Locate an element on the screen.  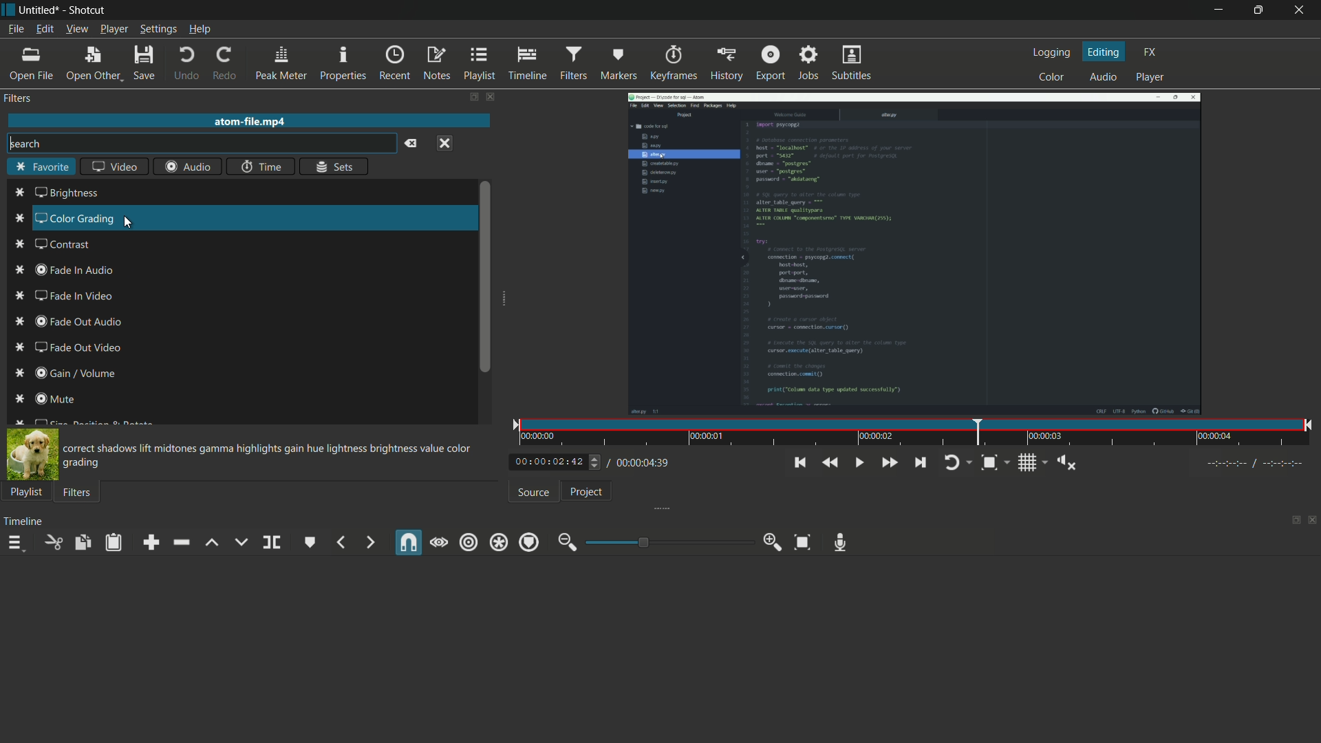
source is located at coordinates (534, 493).